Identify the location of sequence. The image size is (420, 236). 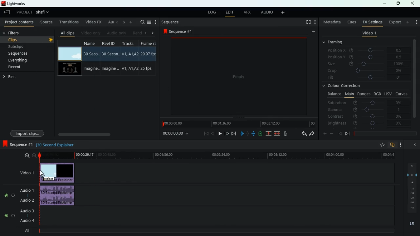
(180, 31).